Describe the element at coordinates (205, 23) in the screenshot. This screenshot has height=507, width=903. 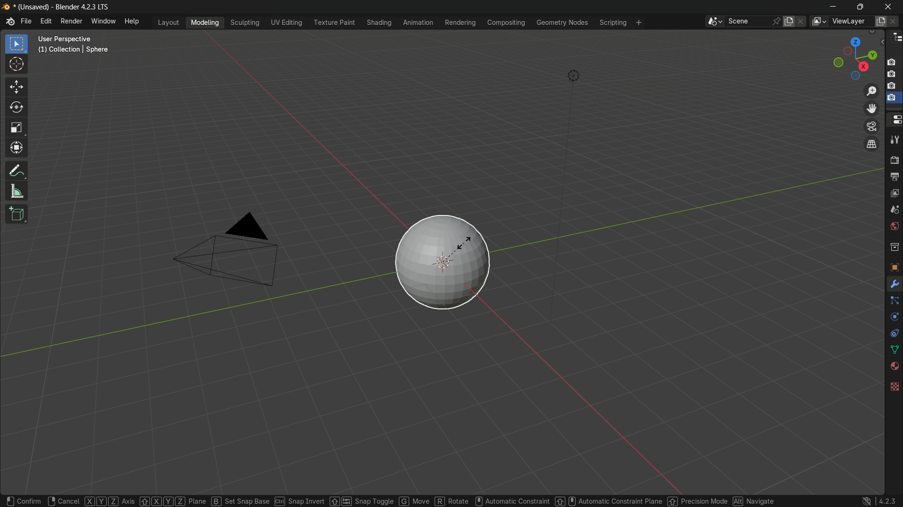
I see `modeling menu` at that location.